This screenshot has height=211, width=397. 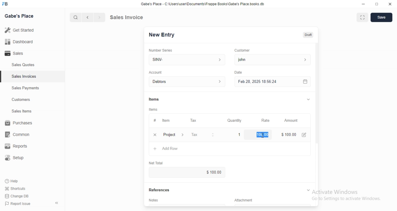 What do you see at coordinates (57, 203) in the screenshot?
I see `collapse` at bounding box center [57, 203].